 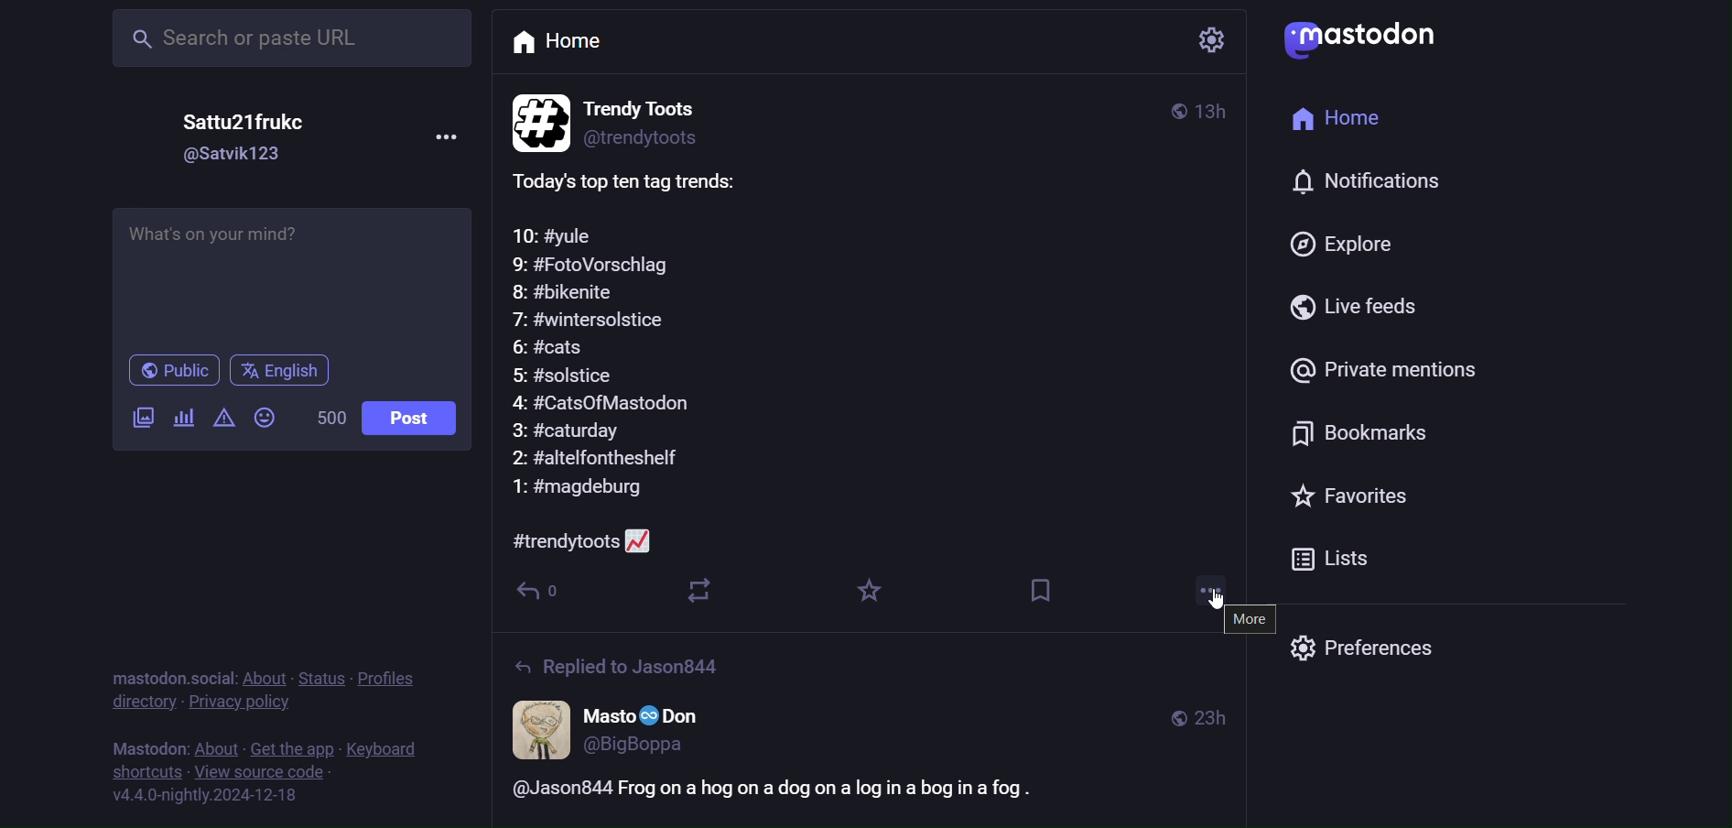 I want to click on other post, so click(x=869, y=731).